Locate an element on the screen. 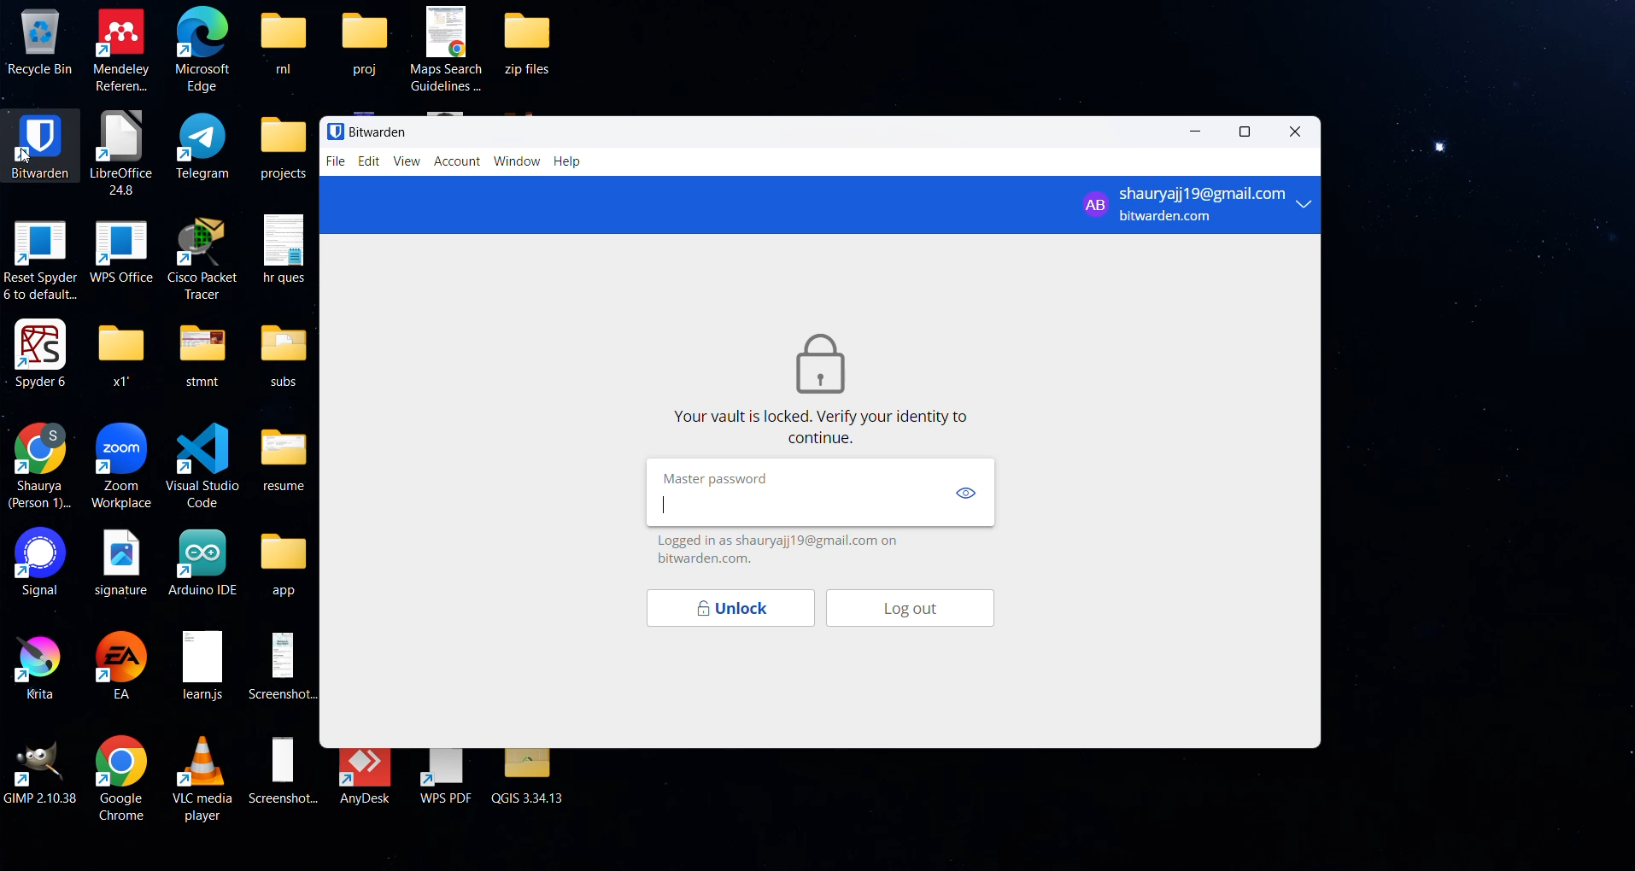  shauryajj19@gmail.com bitwarden.com is located at coordinates (1195, 203).